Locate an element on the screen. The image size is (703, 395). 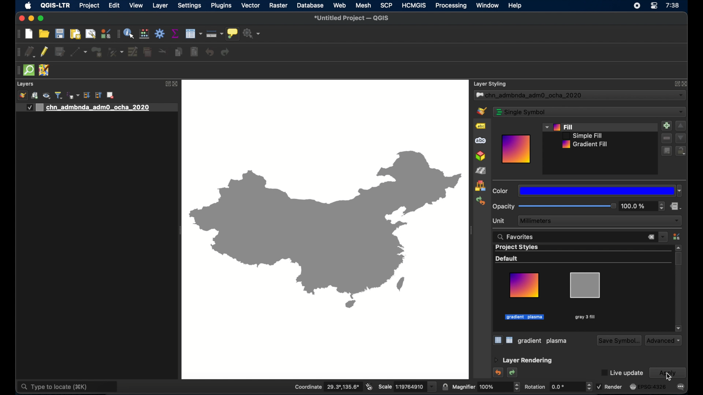
magnifier is located at coordinates (481, 387).